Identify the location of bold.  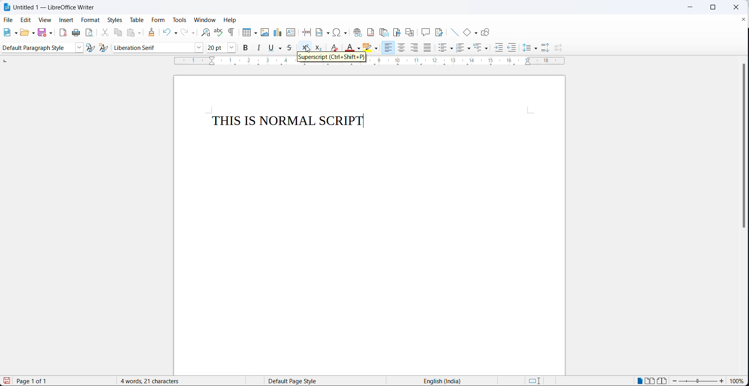
(246, 48).